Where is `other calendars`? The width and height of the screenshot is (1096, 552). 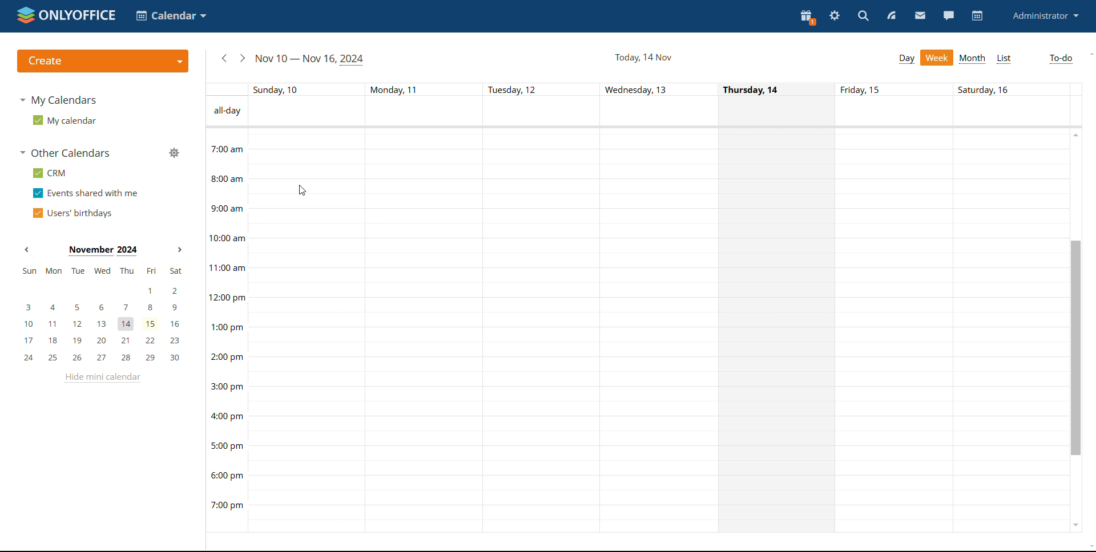
other calendars is located at coordinates (64, 154).